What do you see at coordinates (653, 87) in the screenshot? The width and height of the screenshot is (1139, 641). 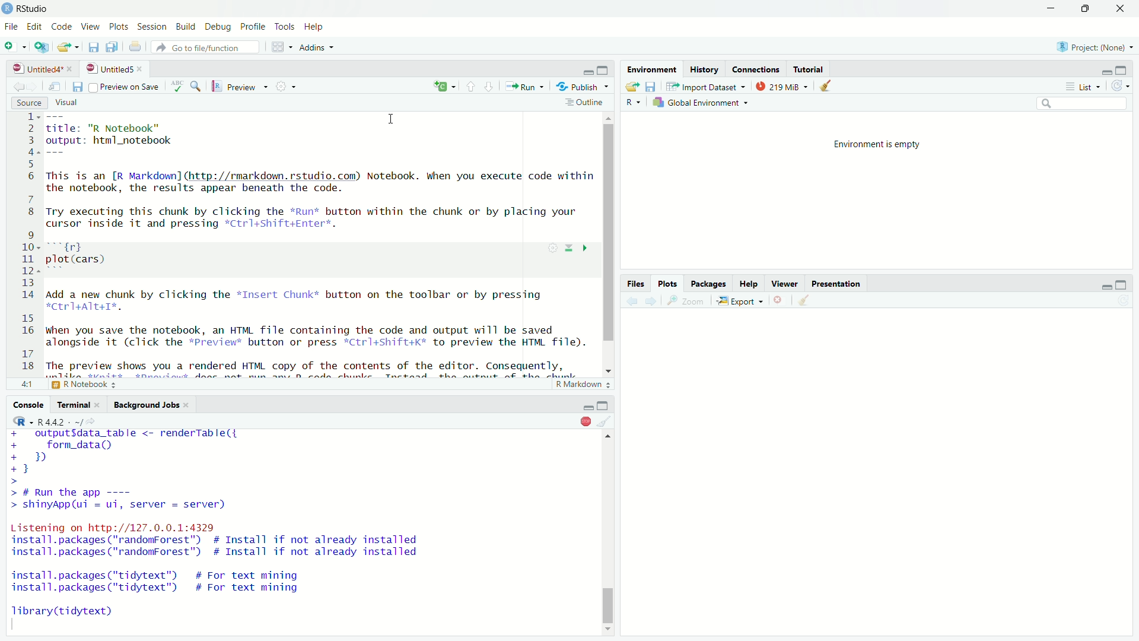 I see `save workspace as` at bounding box center [653, 87].